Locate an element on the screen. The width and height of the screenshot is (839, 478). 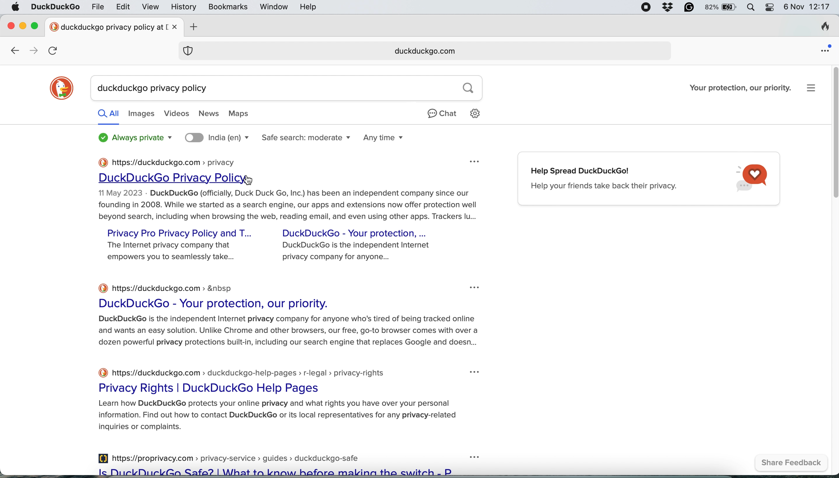
chat is located at coordinates (444, 112).